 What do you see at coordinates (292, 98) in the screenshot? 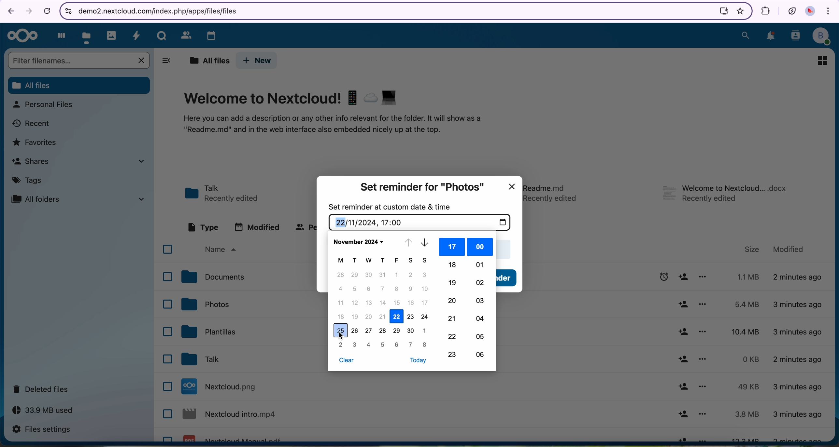
I see `Welcome to Nextcloud` at bounding box center [292, 98].